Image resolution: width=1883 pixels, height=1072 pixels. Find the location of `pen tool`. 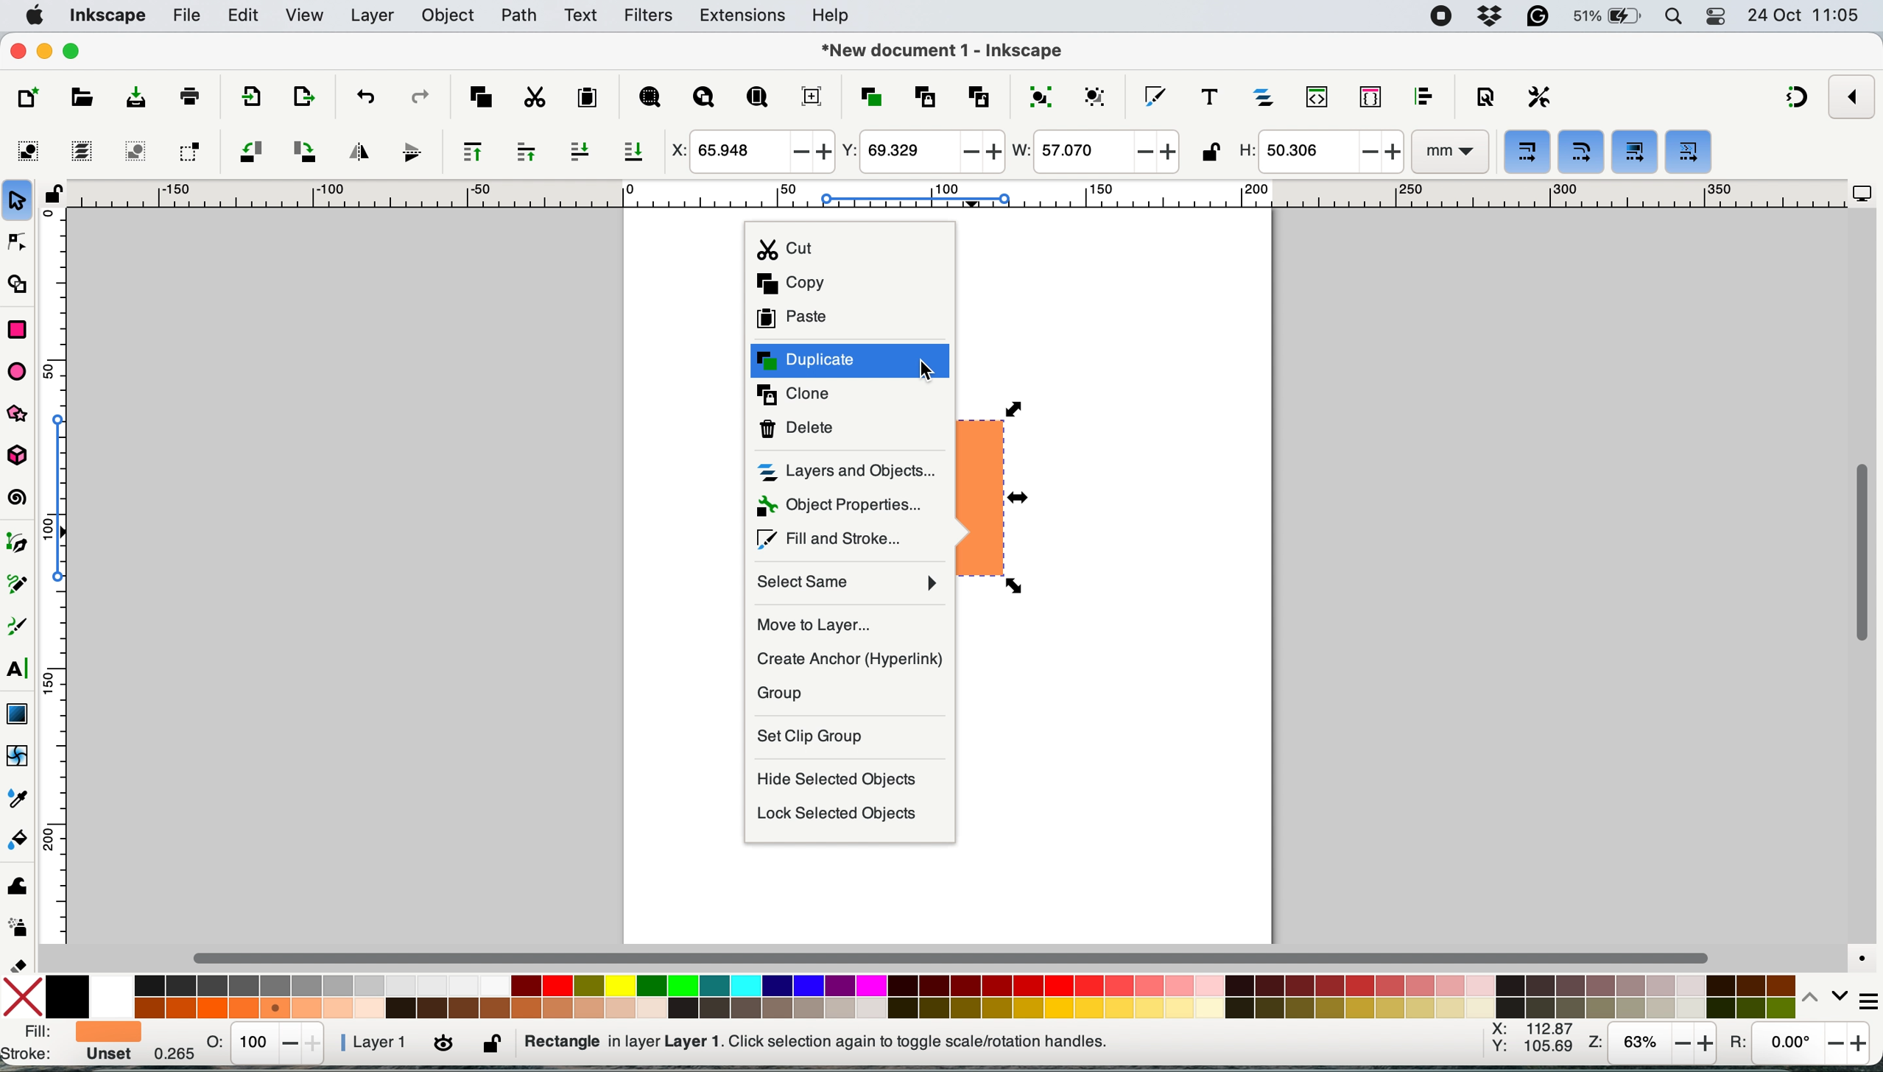

pen tool is located at coordinates (21, 543).